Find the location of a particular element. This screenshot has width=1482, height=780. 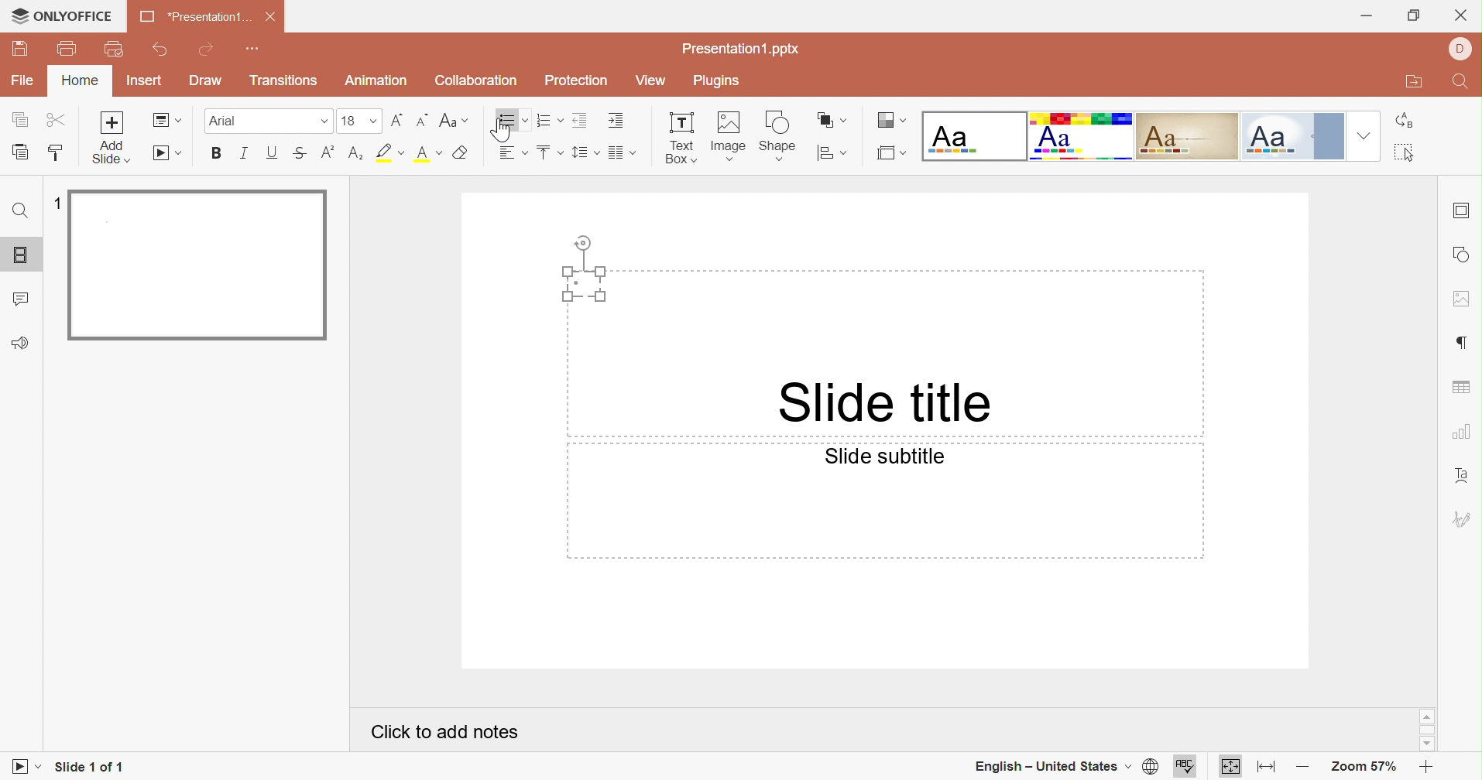

Redo is located at coordinates (206, 51).